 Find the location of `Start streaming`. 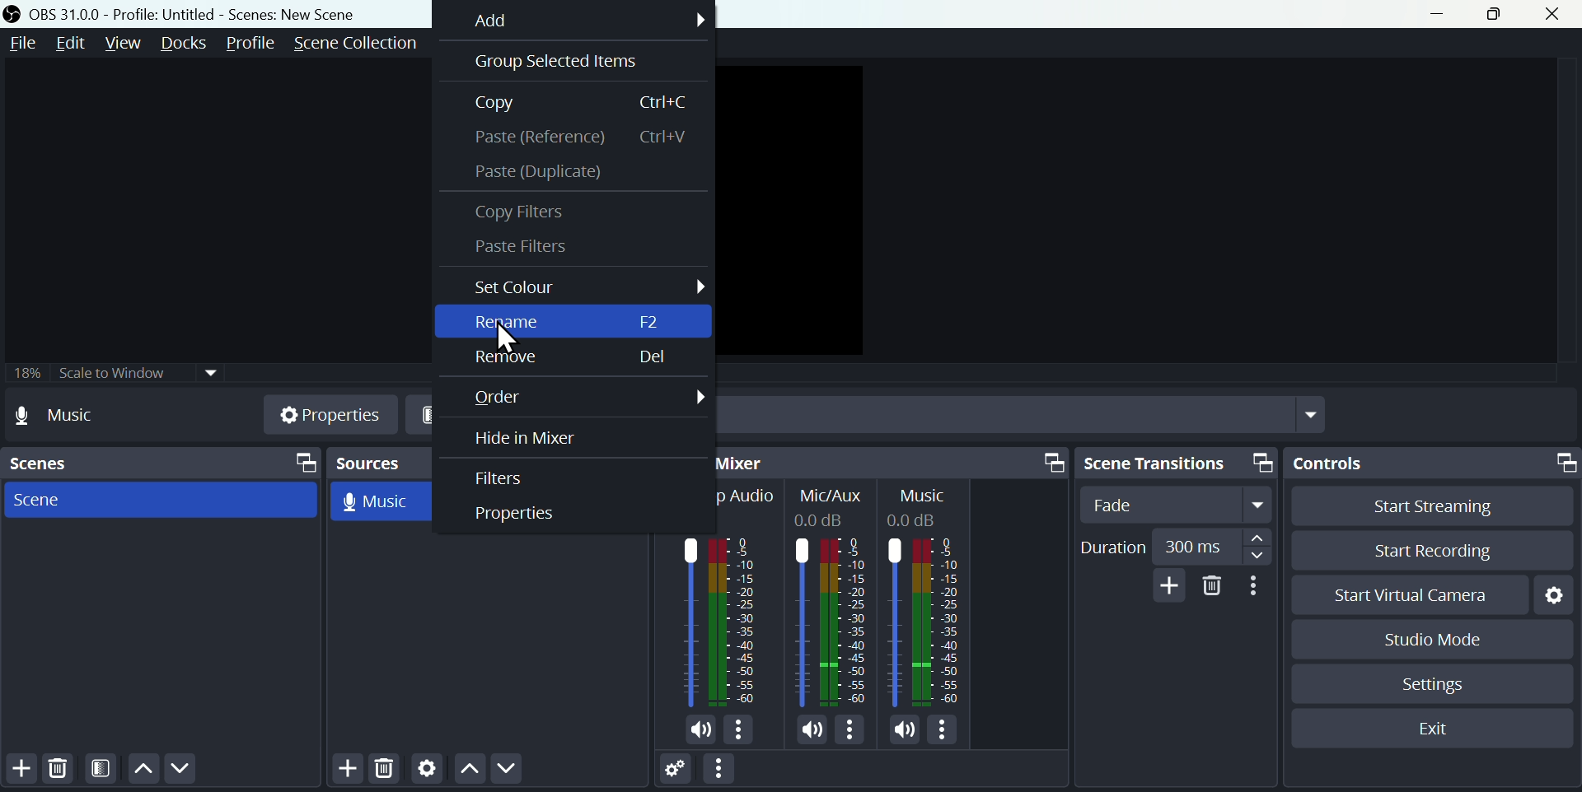

Start streaming is located at coordinates (1430, 504).